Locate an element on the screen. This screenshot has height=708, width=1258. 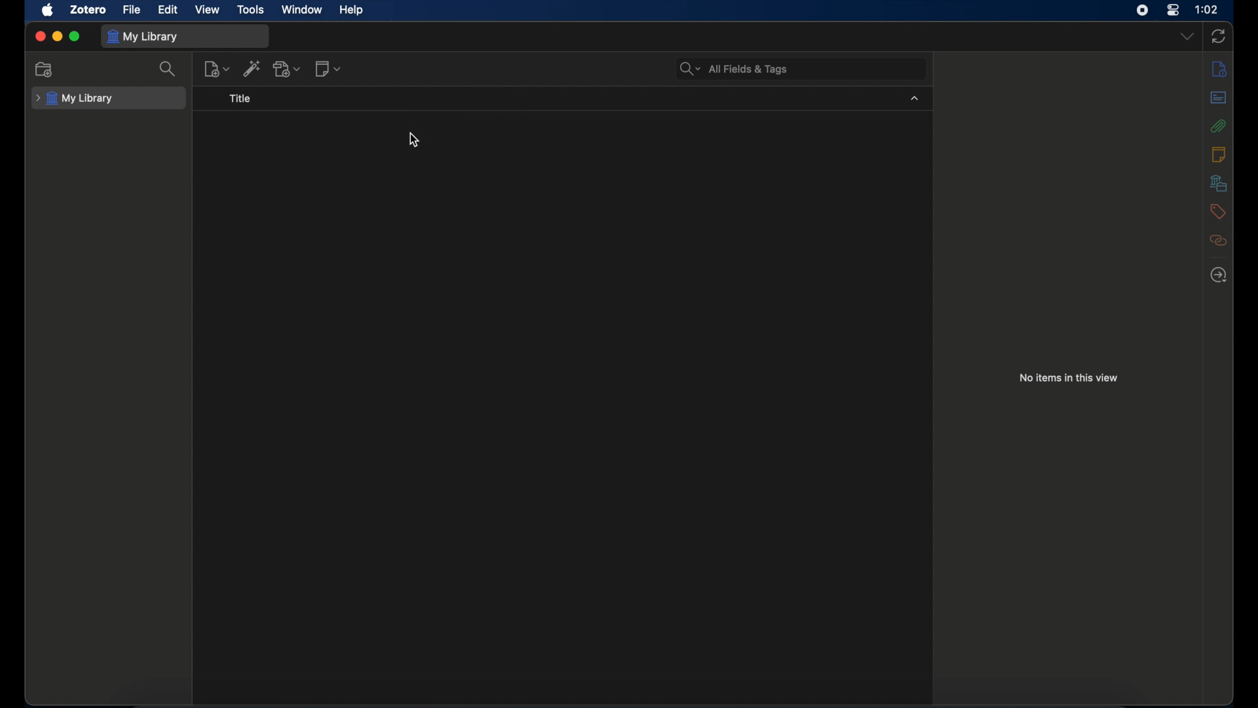
add item by identifier is located at coordinates (252, 68).